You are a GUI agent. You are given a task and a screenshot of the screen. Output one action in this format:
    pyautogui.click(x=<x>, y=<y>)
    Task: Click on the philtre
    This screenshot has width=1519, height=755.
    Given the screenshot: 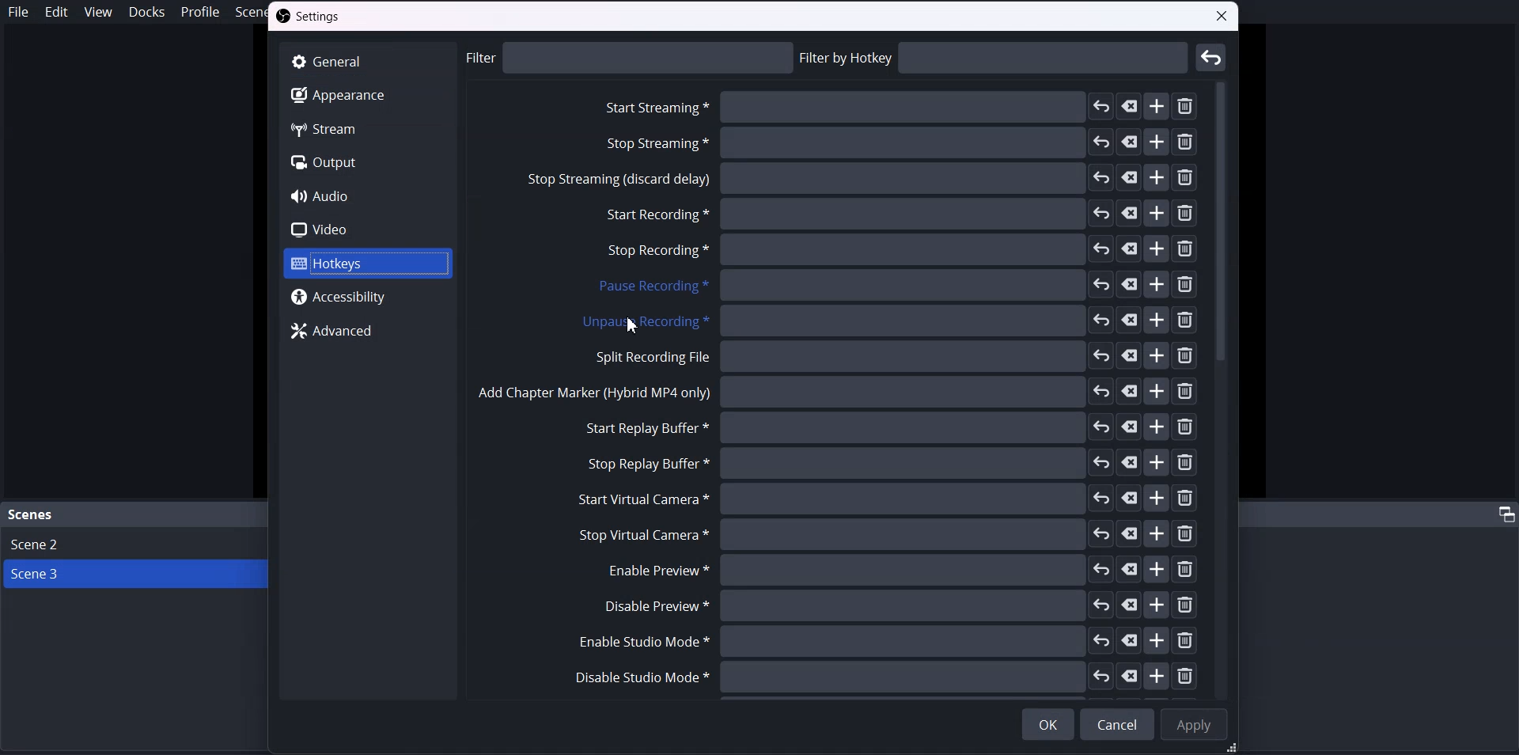 What is the action you would take?
    pyautogui.click(x=630, y=57)
    